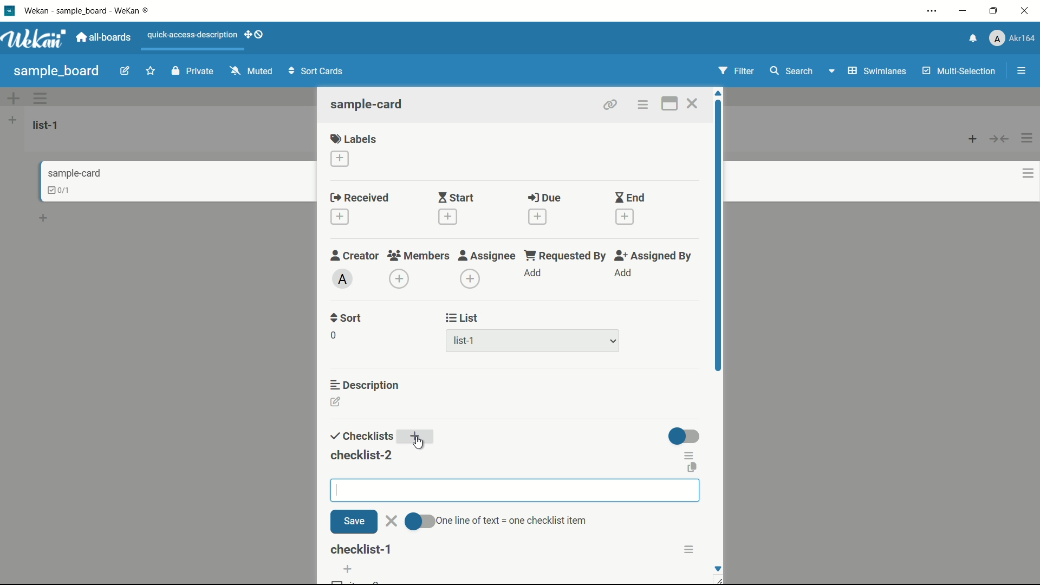 The image size is (1040, 585). Describe the element at coordinates (1012, 40) in the screenshot. I see `profile` at that location.